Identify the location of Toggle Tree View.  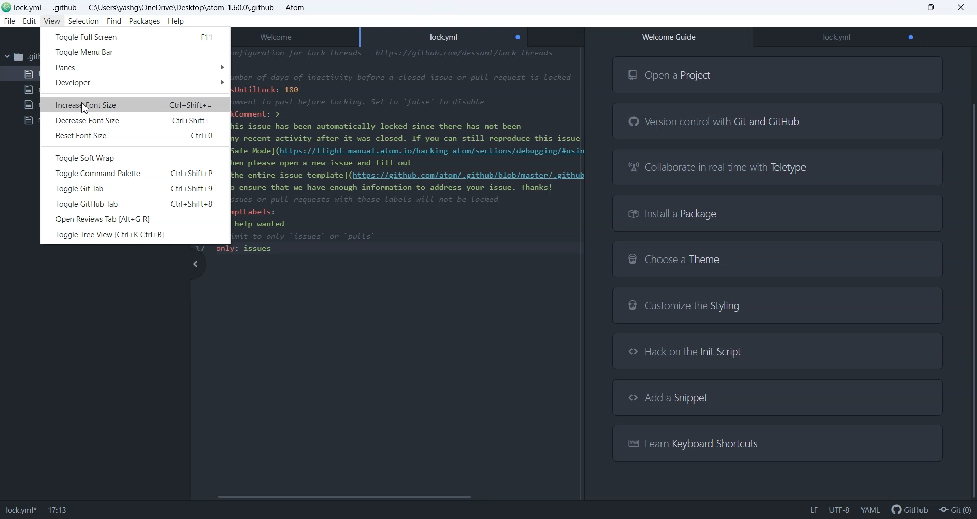
(134, 234).